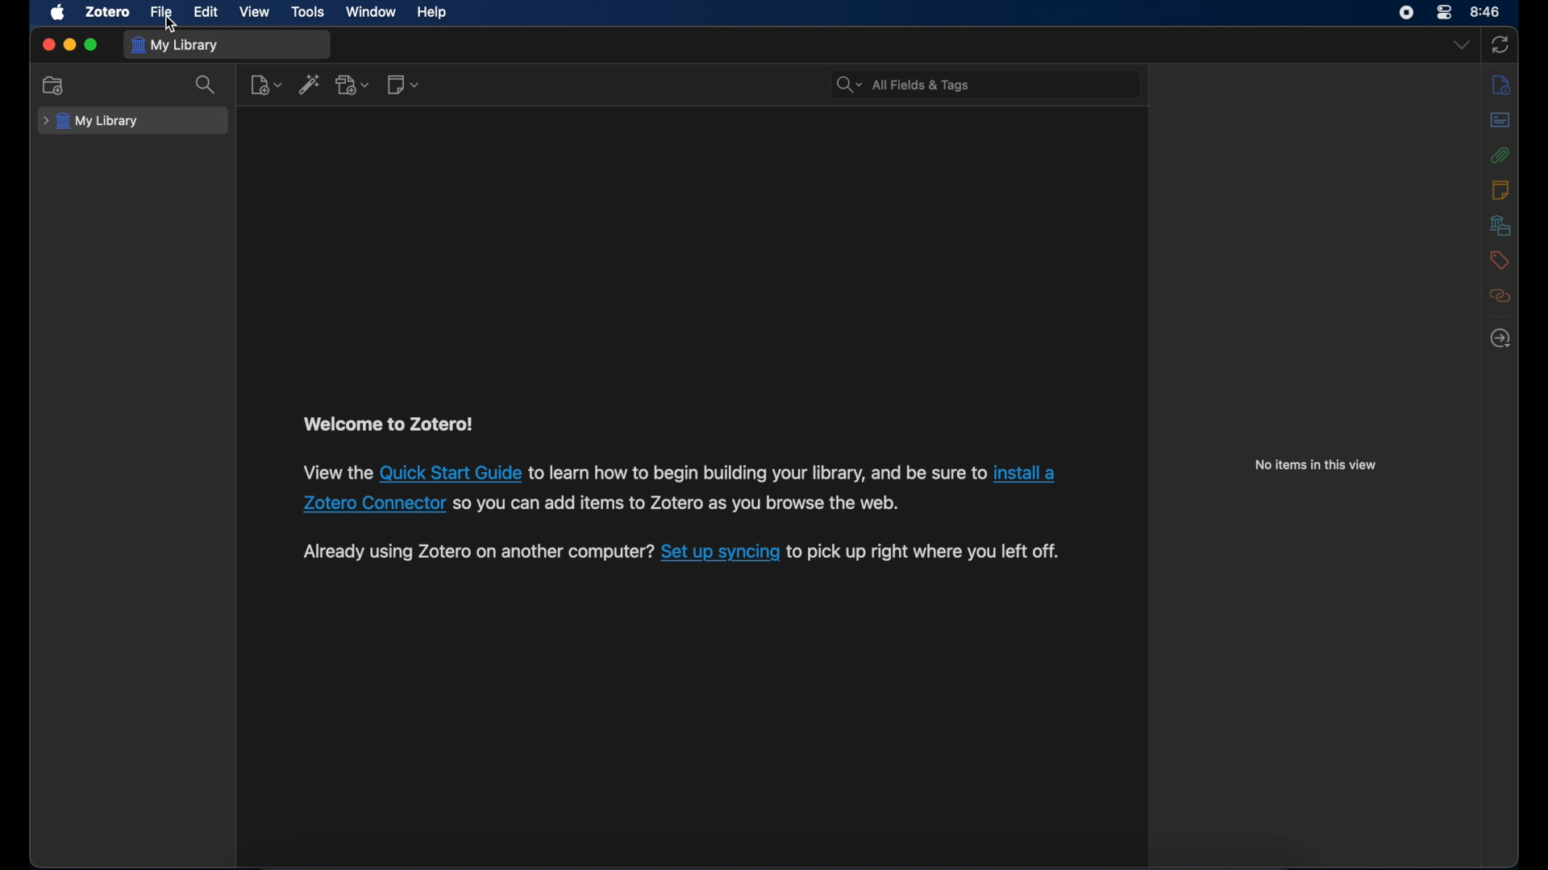  I want to click on new collection, so click(55, 85).